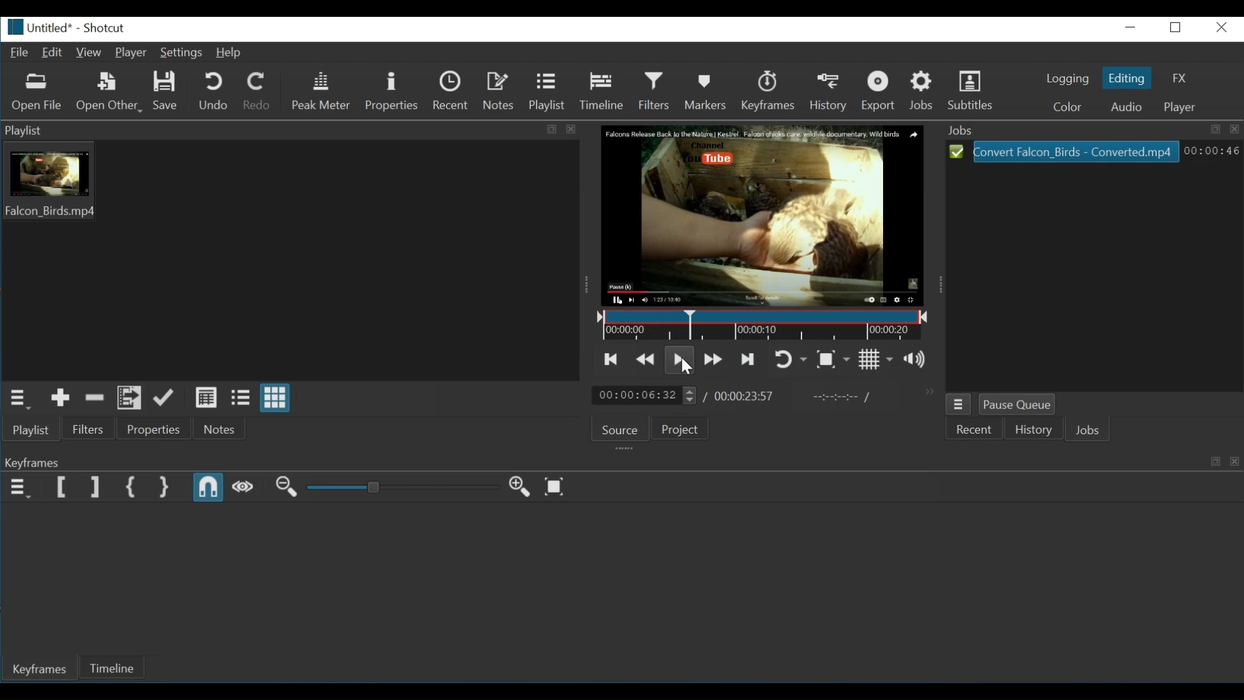  What do you see at coordinates (38, 28) in the screenshot?
I see `untitled*` at bounding box center [38, 28].